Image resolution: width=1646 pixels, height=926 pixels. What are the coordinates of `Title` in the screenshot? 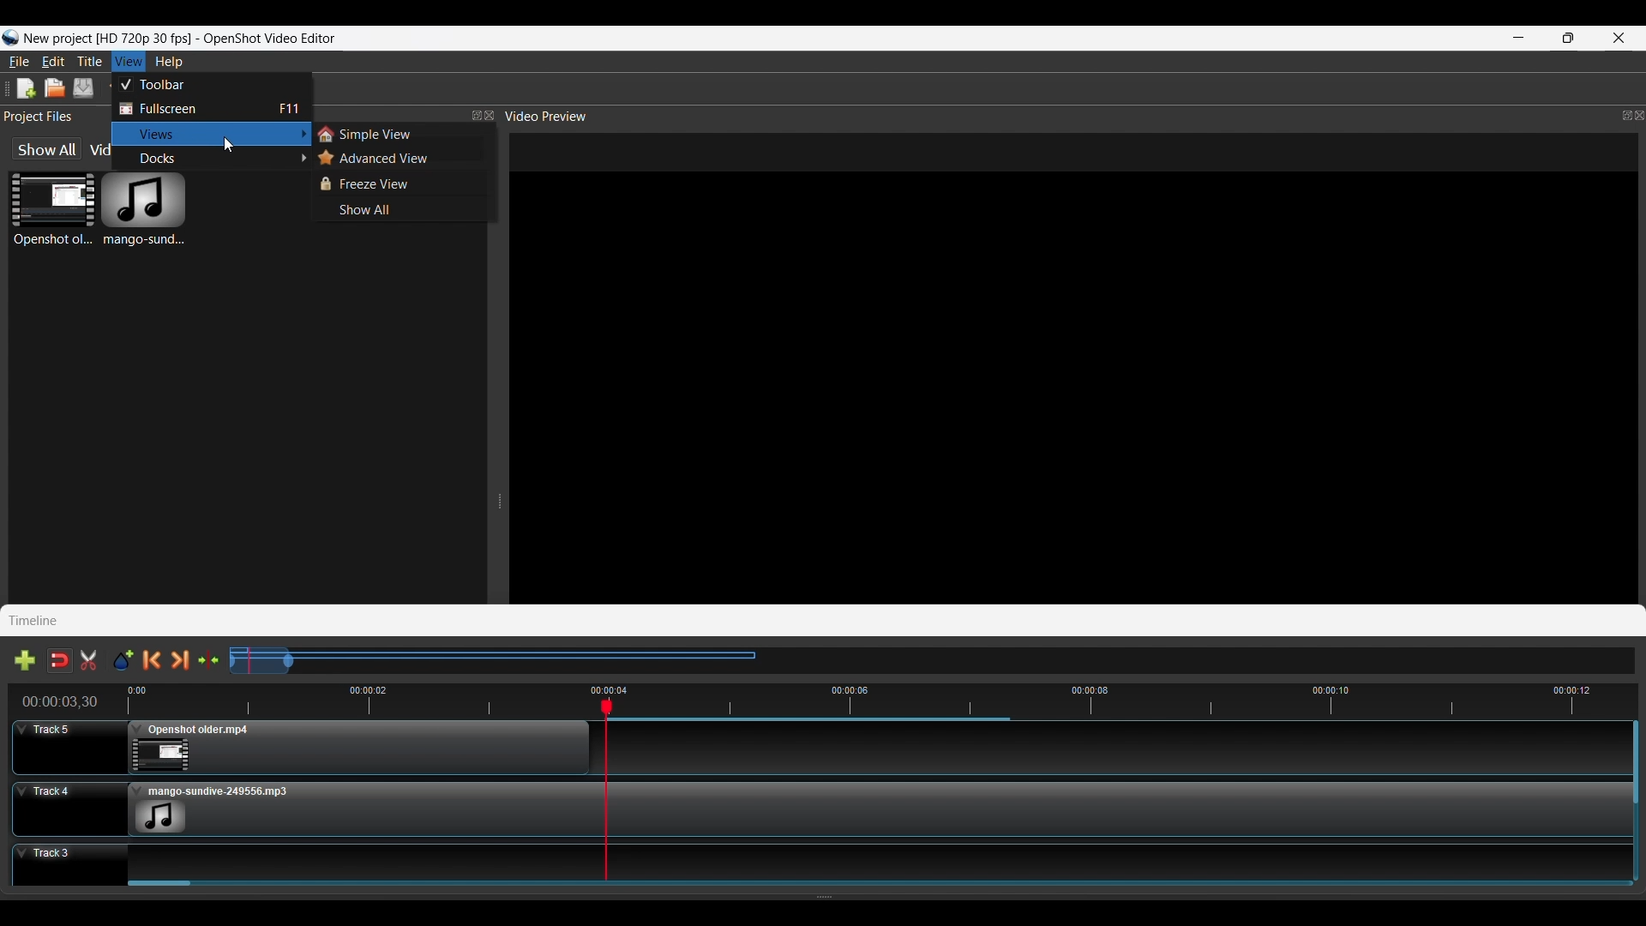 It's located at (91, 61).